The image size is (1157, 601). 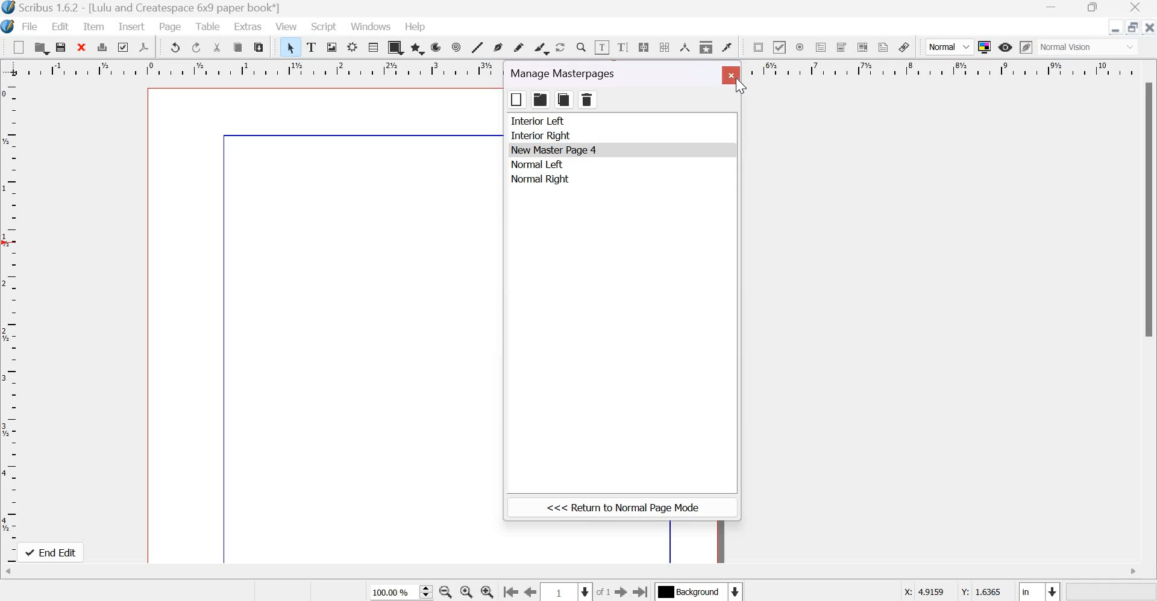 I want to click on box, so click(x=517, y=101).